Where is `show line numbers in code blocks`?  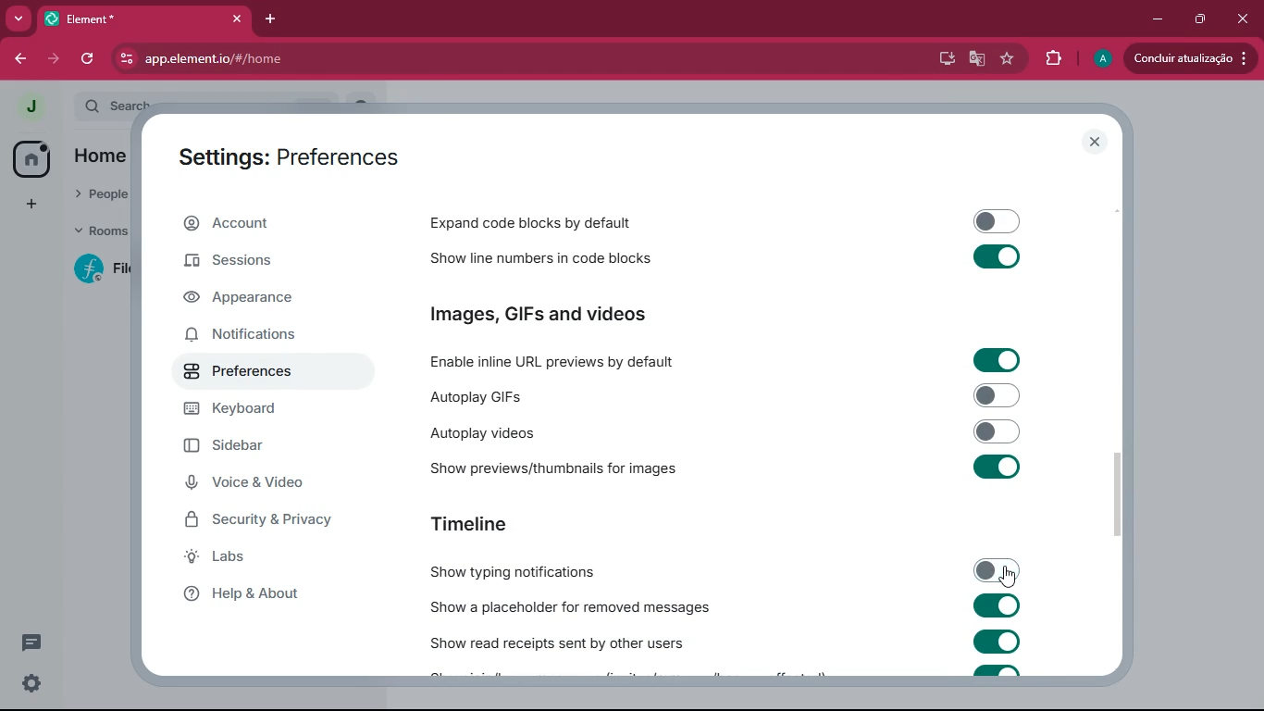 show line numbers in code blocks is located at coordinates (556, 259).